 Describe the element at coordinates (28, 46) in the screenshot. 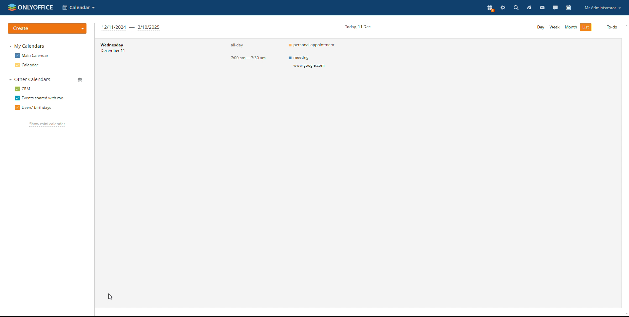

I see `my calendars` at that location.